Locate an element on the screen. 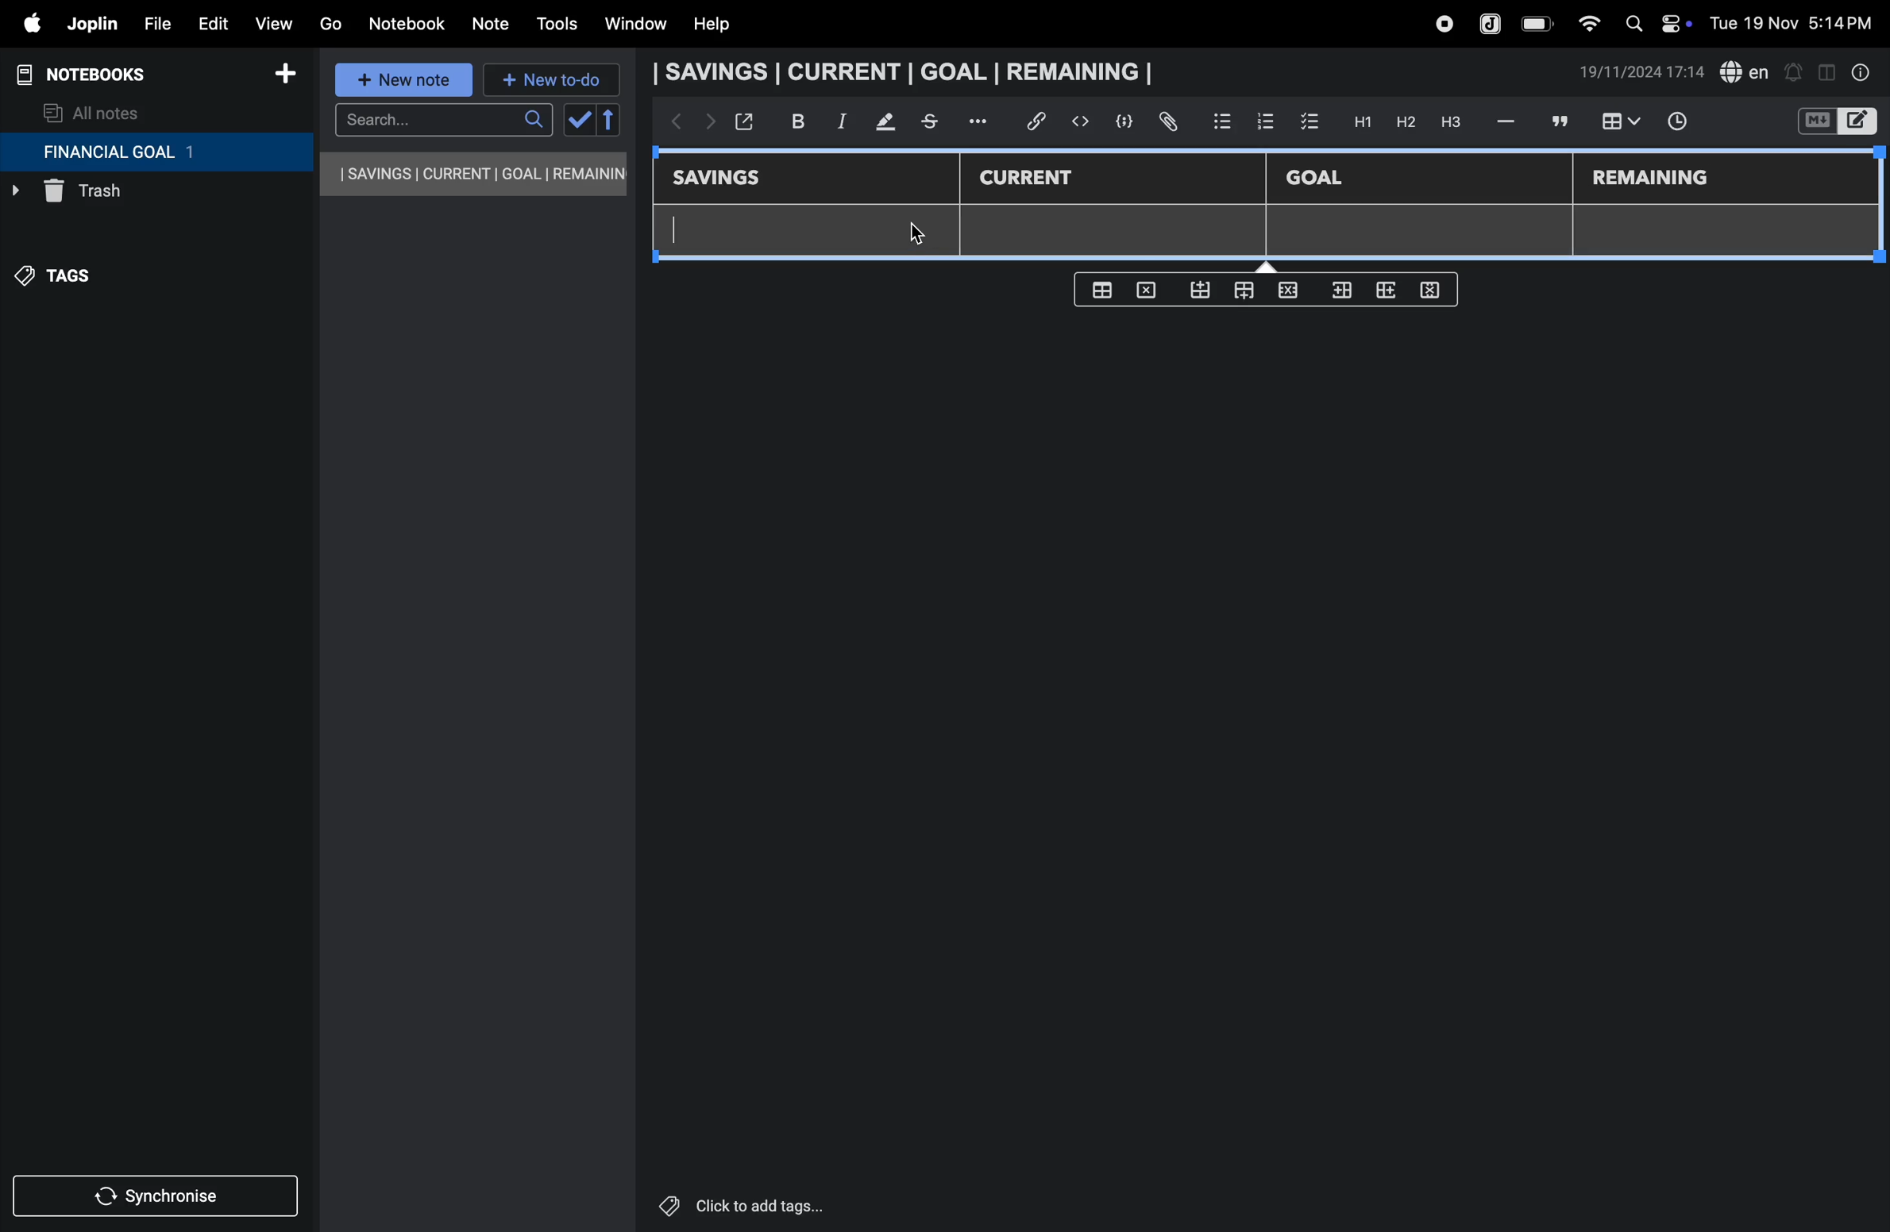  comment is located at coordinates (1557, 121).